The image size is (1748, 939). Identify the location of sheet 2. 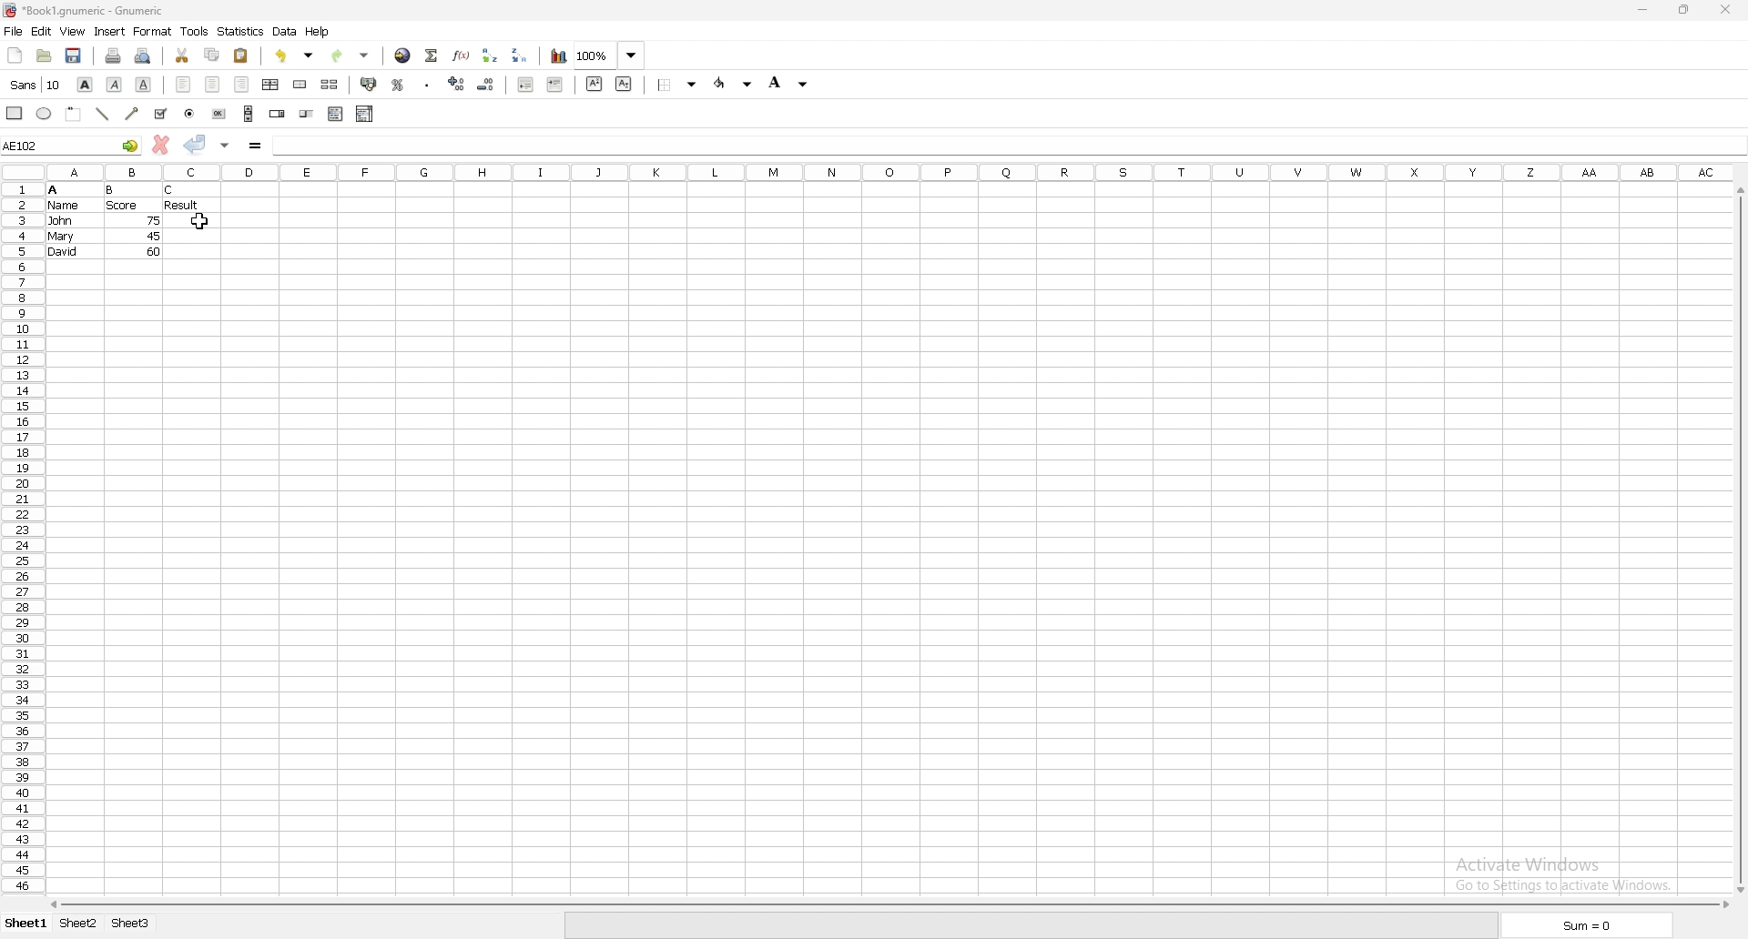
(76, 925).